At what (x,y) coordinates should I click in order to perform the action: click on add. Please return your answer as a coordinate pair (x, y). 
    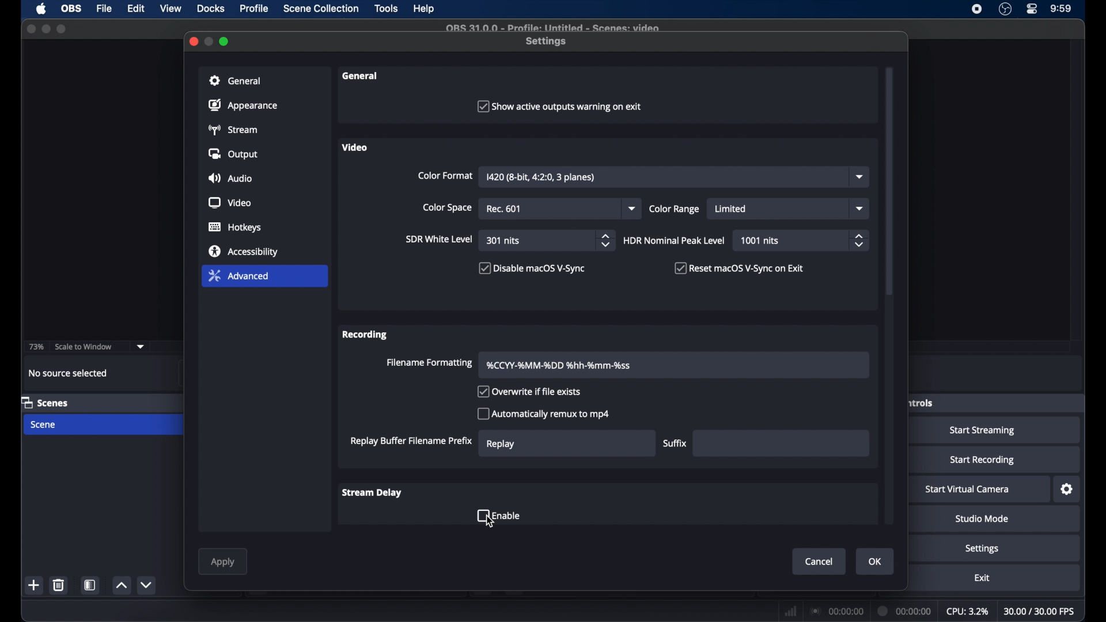
    Looking at the image, I should click on (35, 586).